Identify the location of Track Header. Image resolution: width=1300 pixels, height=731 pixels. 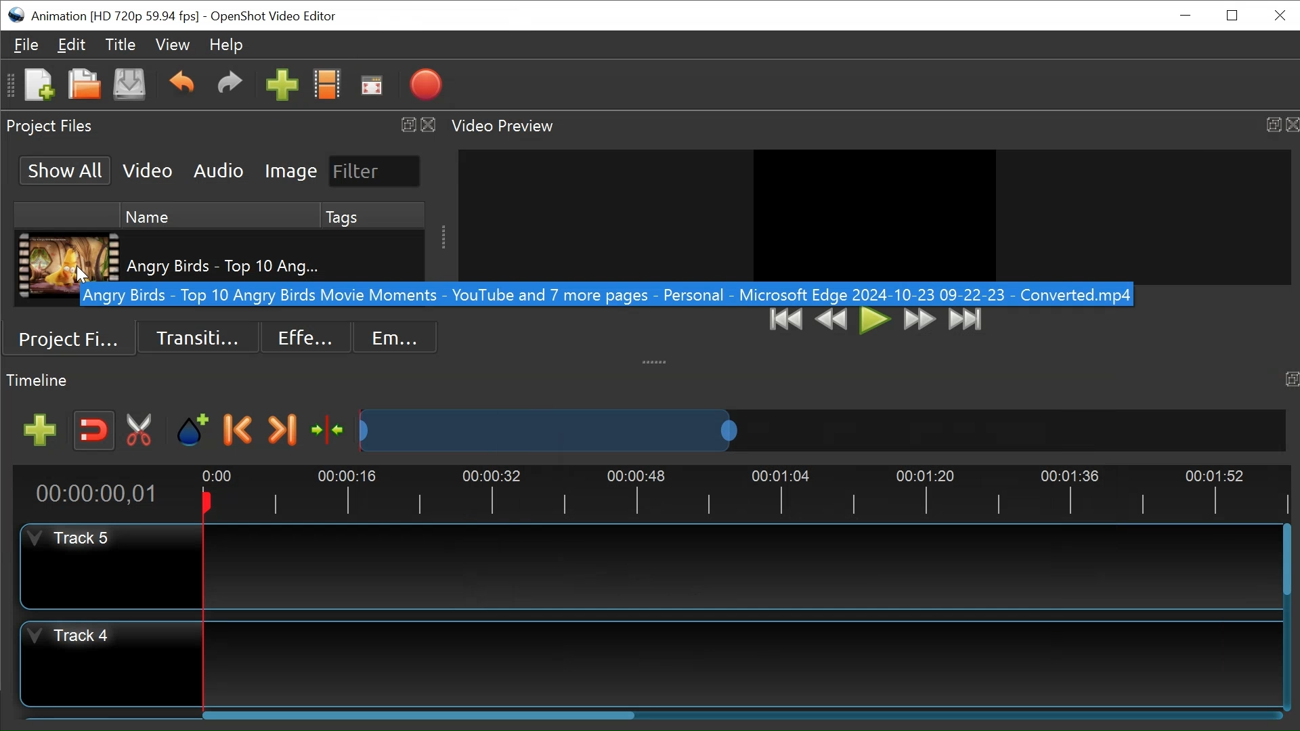
(112, 568).